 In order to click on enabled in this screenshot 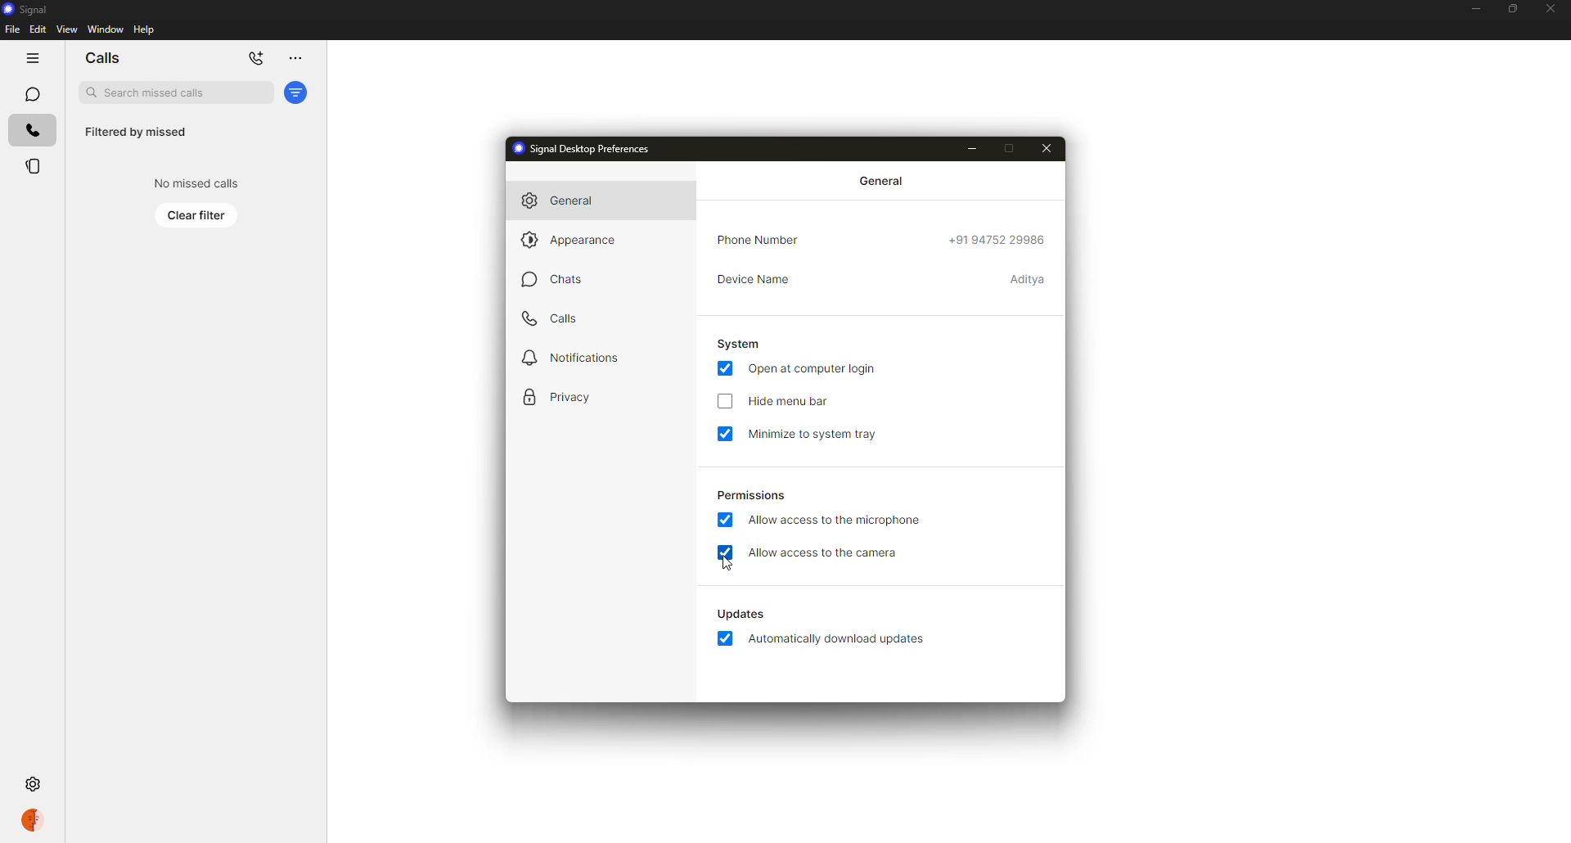, I will do `click(725, 552)`.